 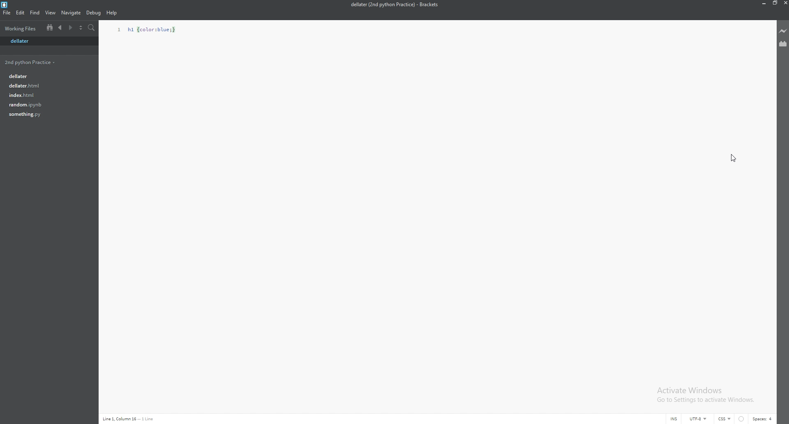 I want to click on file, so click(x=45, y=94).